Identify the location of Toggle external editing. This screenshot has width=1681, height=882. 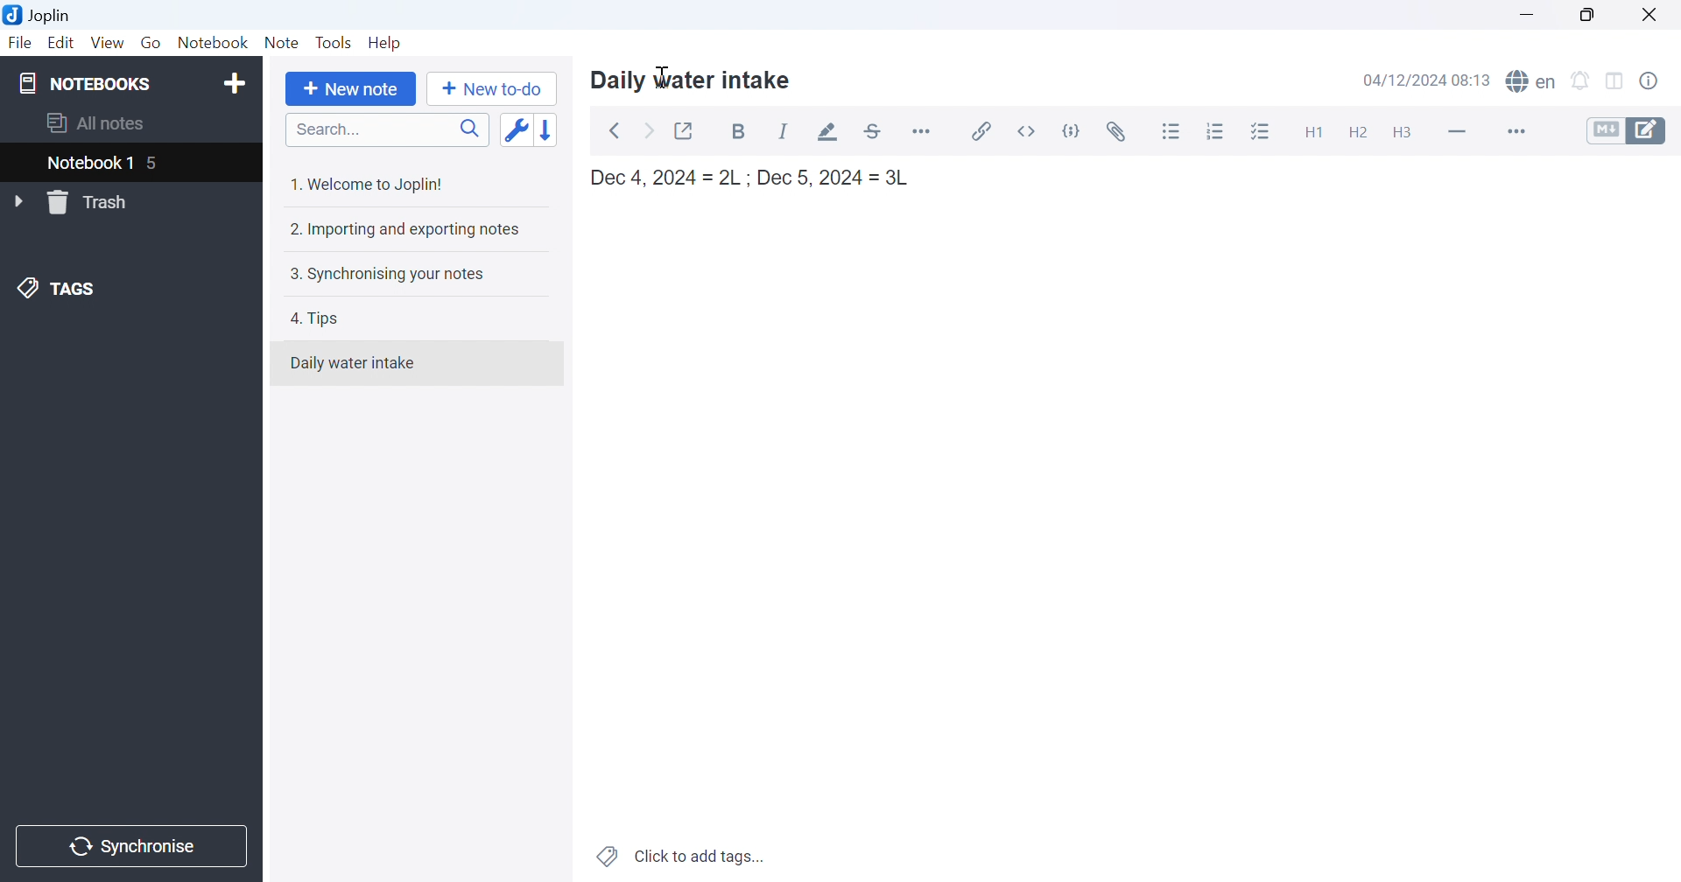
(687, 129).